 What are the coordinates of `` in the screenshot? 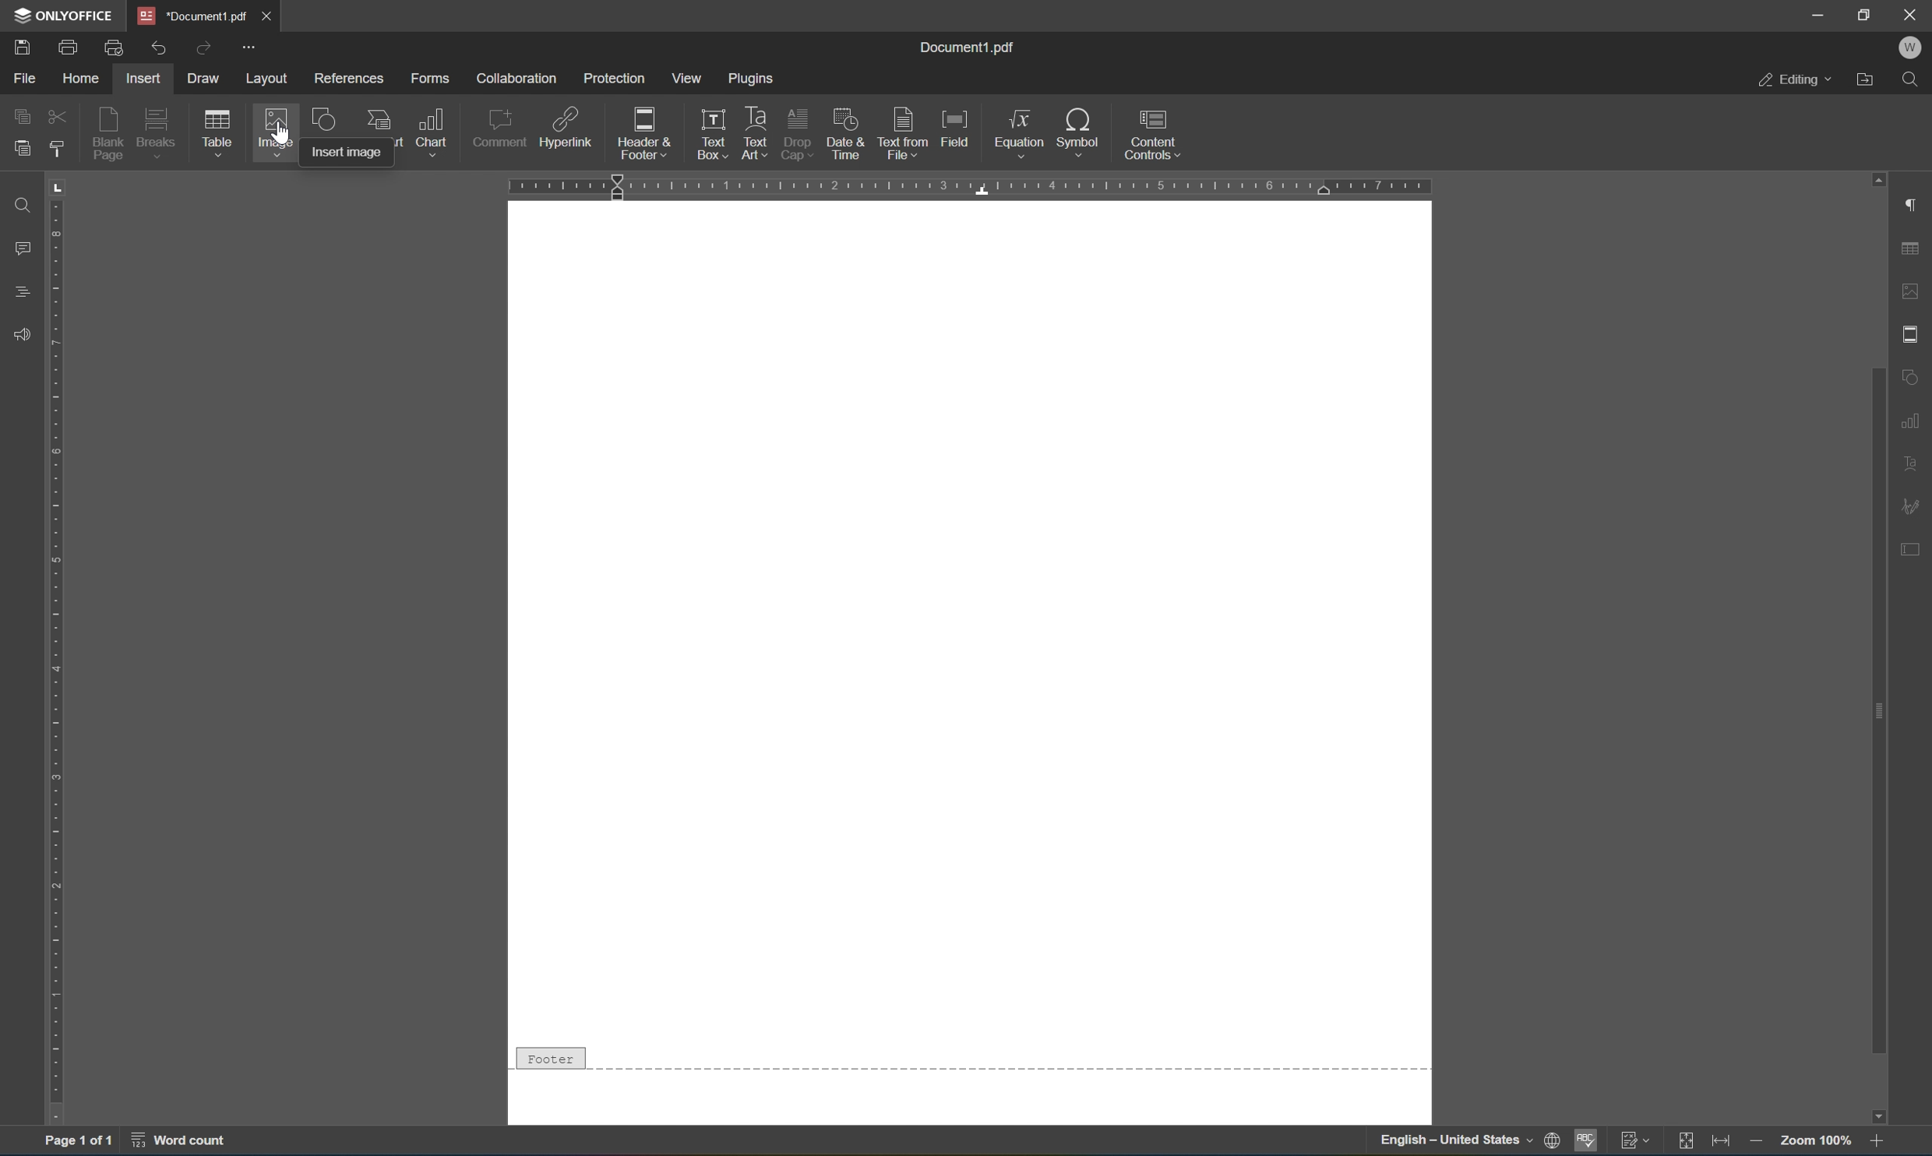 It's located at (1887, 1114).